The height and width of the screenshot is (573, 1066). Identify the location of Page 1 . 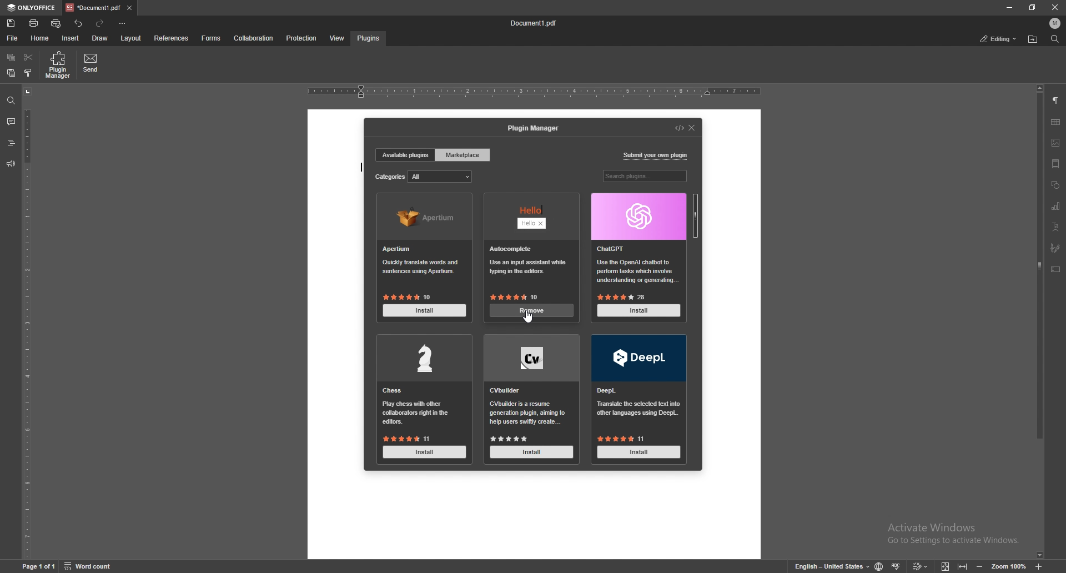
(32, 566).